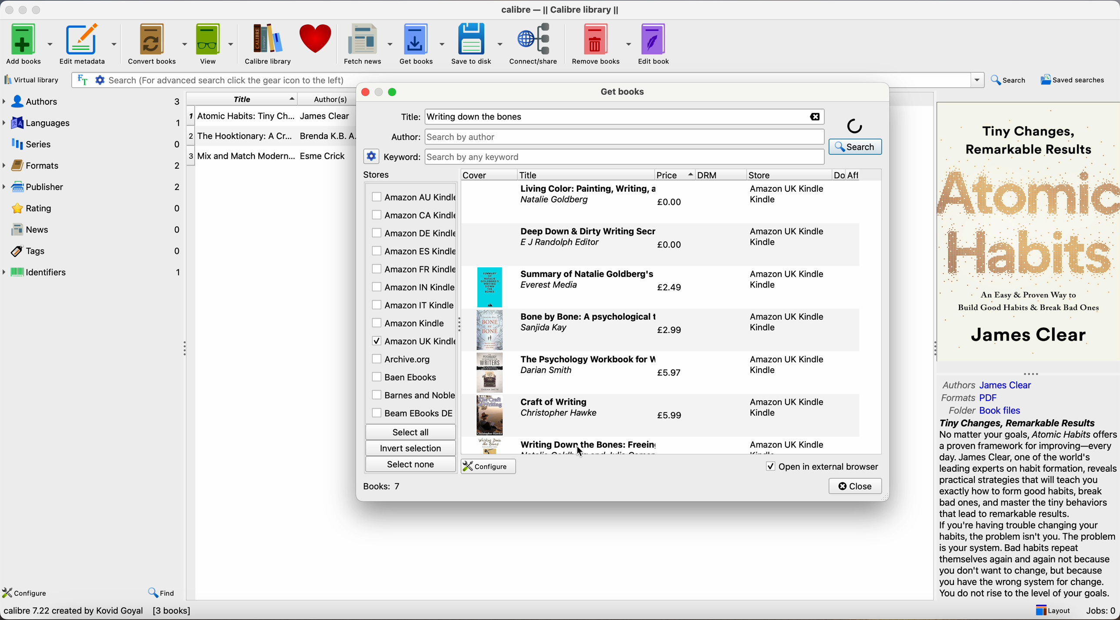  What do you see at coordinates (549, 285) in the screenshot?
I see `everest media` at bounding box center [549, 285].